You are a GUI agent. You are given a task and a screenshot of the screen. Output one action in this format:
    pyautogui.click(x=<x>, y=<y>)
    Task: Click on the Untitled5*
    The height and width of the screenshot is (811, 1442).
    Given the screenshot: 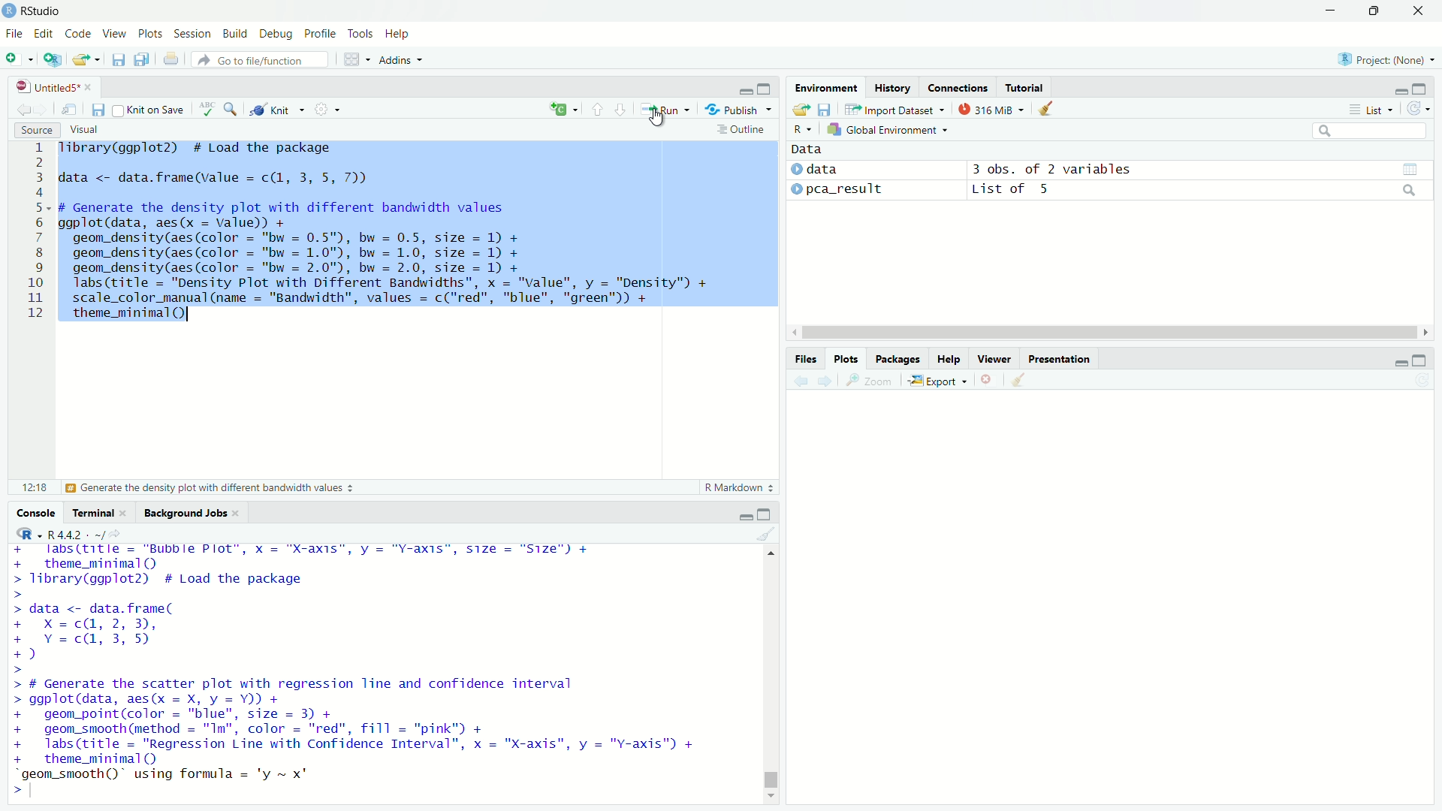 What is the action you would take?
    pyautogui.click(x=47, y=86)
    